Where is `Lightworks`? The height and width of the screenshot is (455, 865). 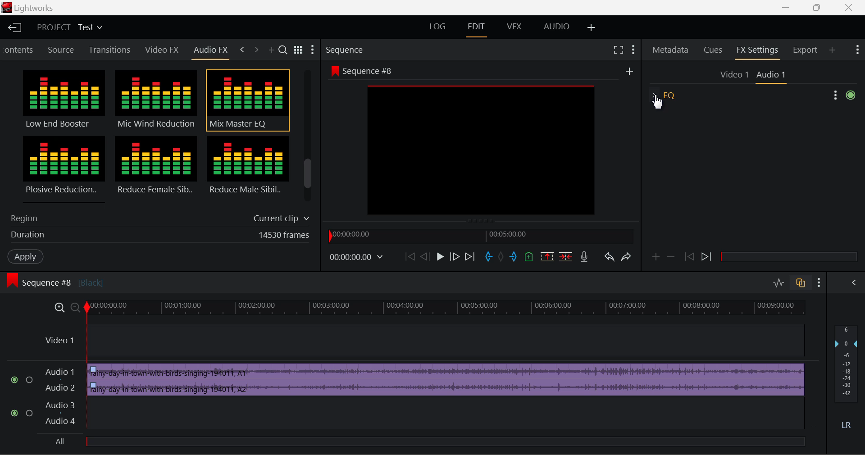 Lightworks is located at coordinates (41, 8).